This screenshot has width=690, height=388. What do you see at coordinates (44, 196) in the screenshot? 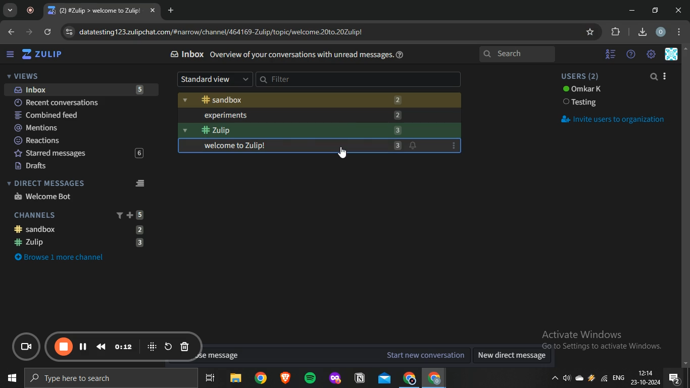
I see `welcome bot` at bounding box center [44, 196].